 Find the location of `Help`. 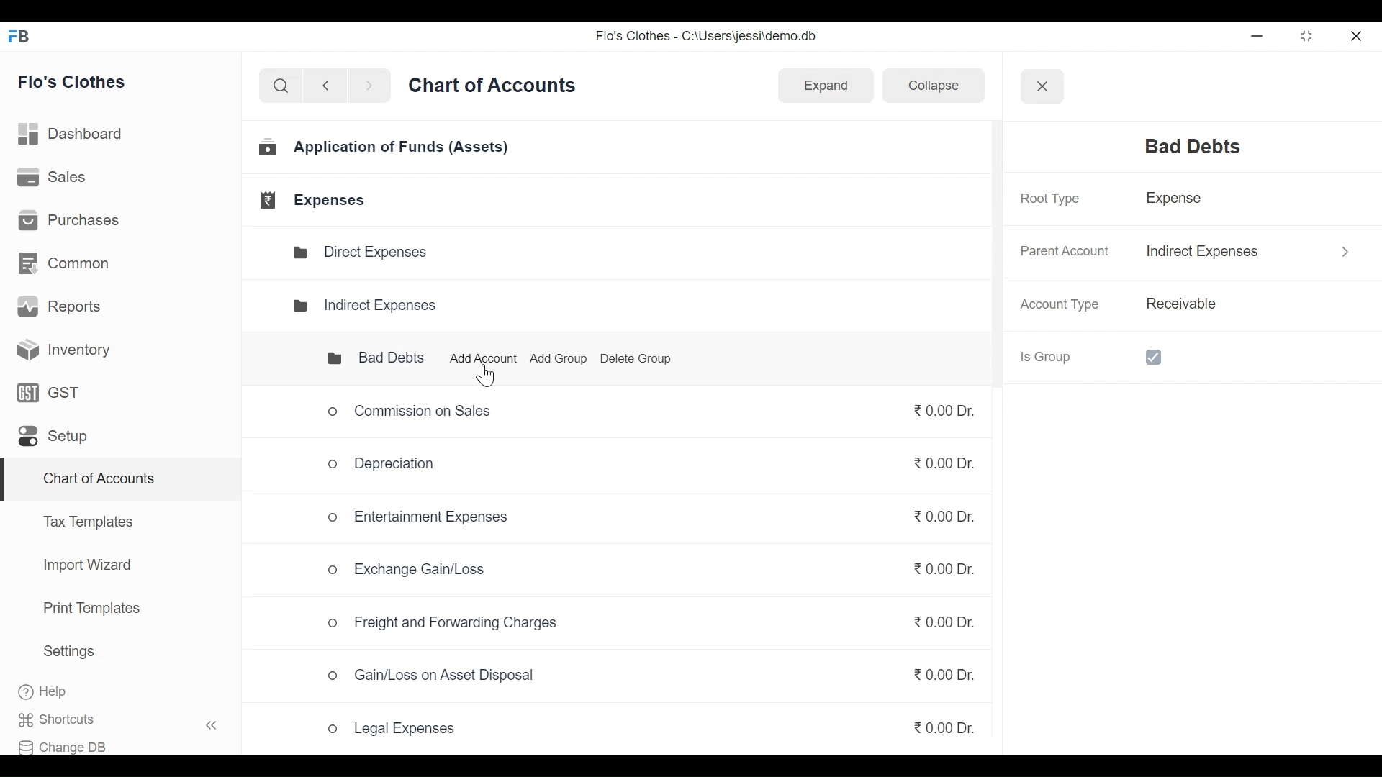

Help is located at coordinates (58, 692).